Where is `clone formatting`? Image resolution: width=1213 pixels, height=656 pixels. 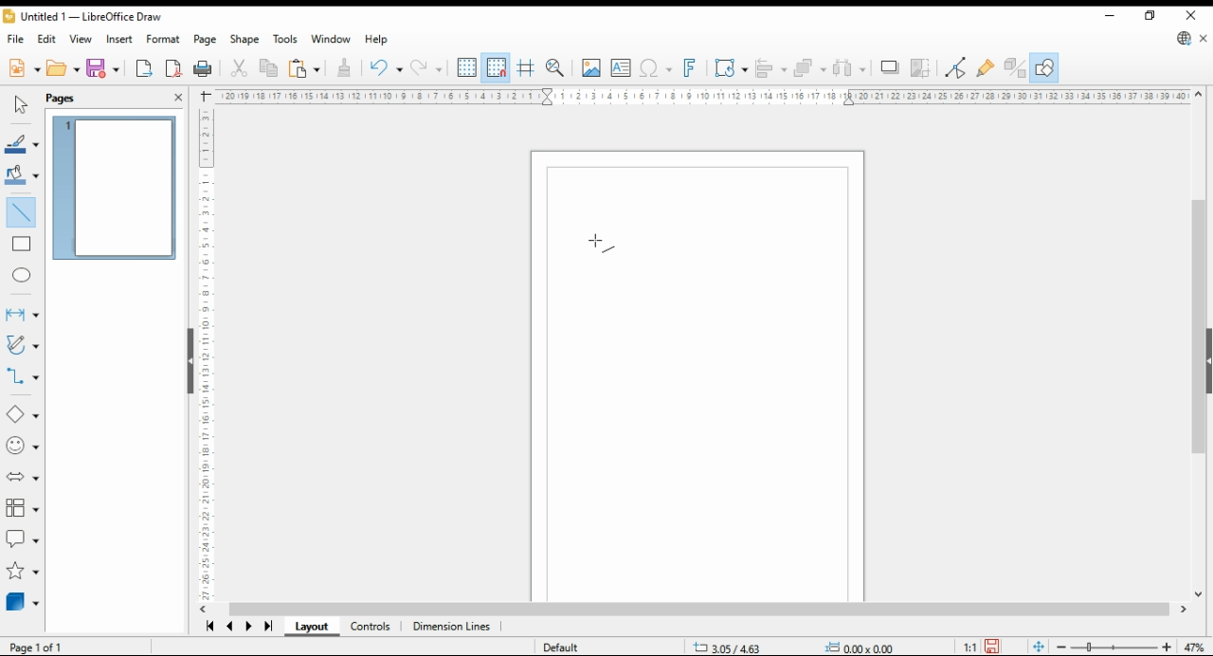
clone formatting is located at coordinates (343, 66).